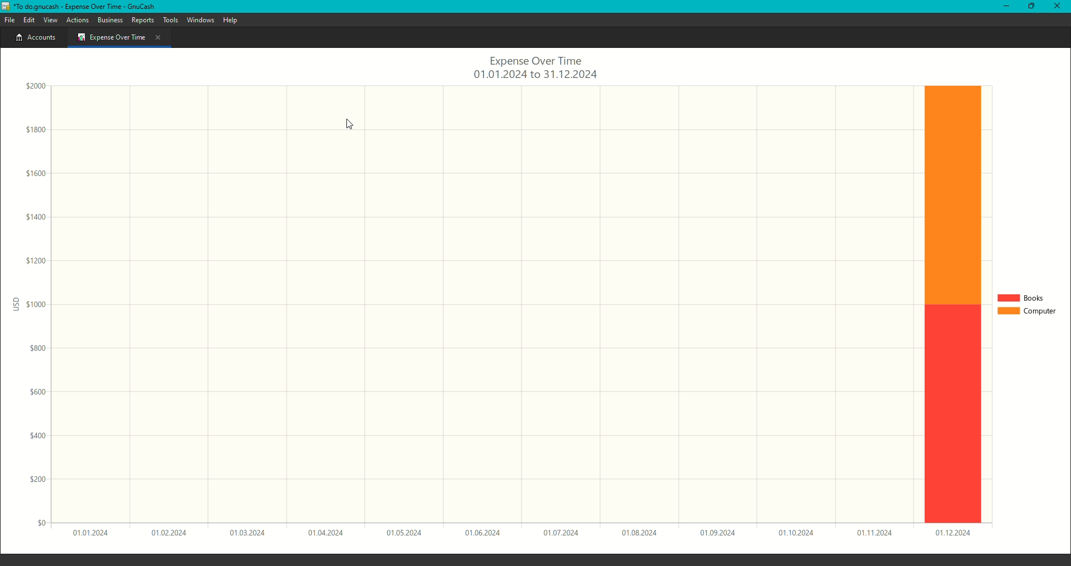  I want to click on Reports, so click(143, 19).